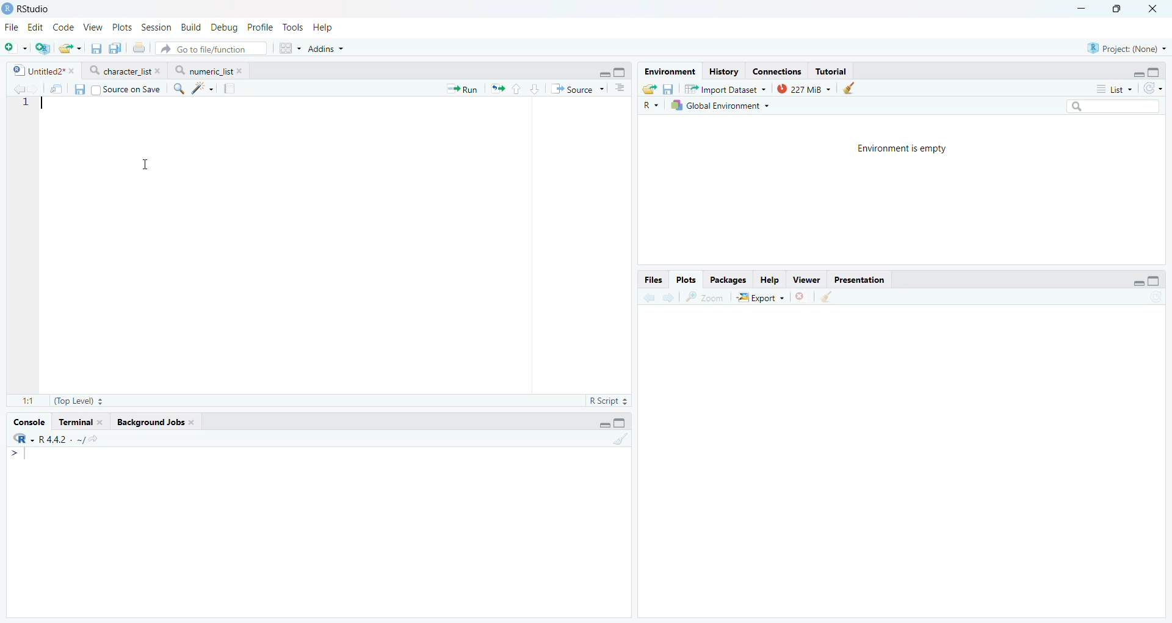  What do you see at coordinates (1156, 9) in the screenshot?
I see `Close` at bounding box center [1156, 9].